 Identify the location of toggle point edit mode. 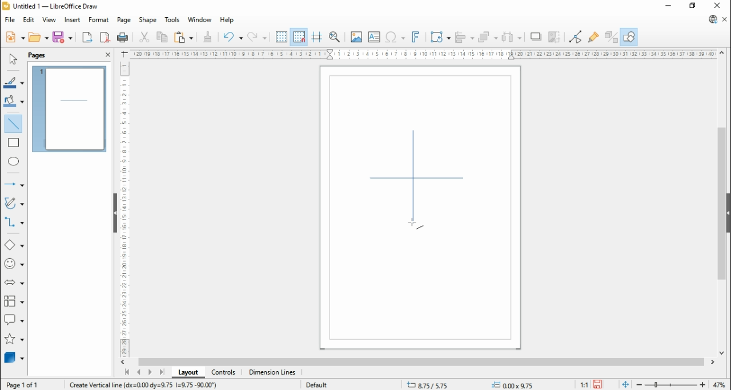
(576, 36).